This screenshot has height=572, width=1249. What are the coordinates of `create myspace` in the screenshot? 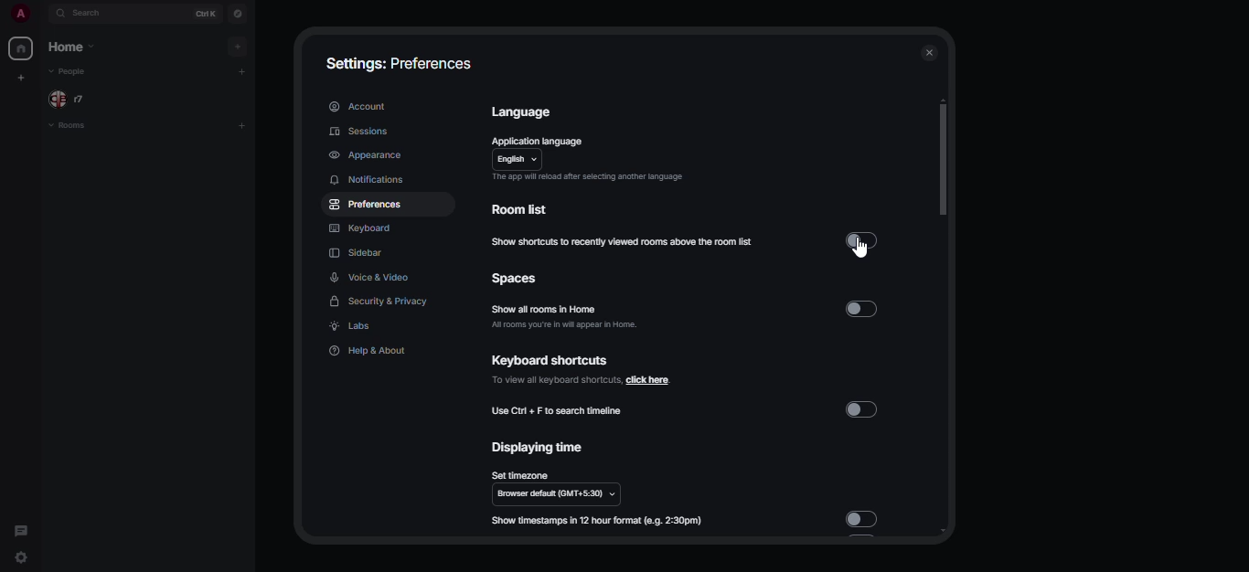 It's located at (20, 76).